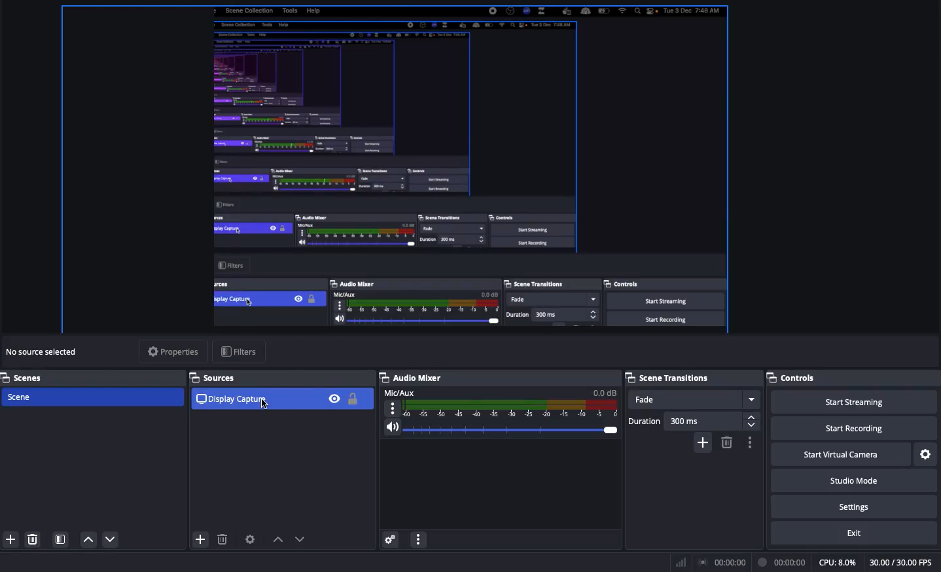 This screenshot has height=572, width=941. I want to click on Start virtual camera, so click(841, 455).